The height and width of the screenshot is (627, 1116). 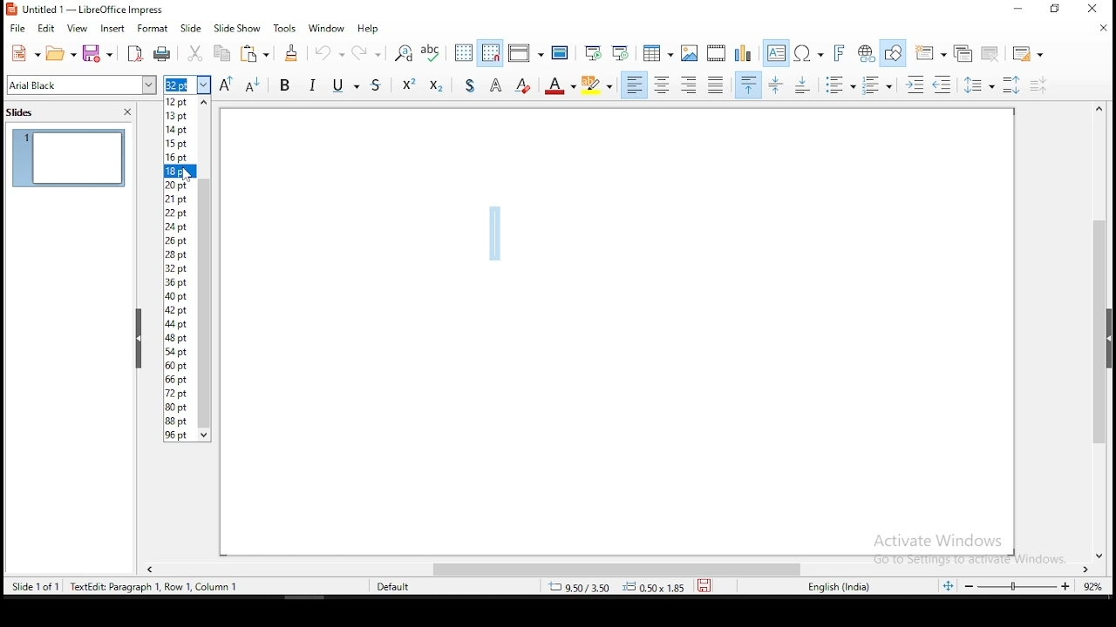 I want to click on icon and file name, so click(x=92, y=10).